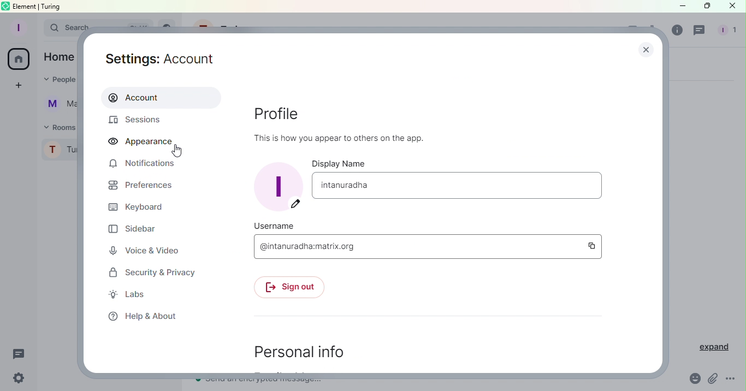  I want to click on Settings: Account, so click(159, 56).